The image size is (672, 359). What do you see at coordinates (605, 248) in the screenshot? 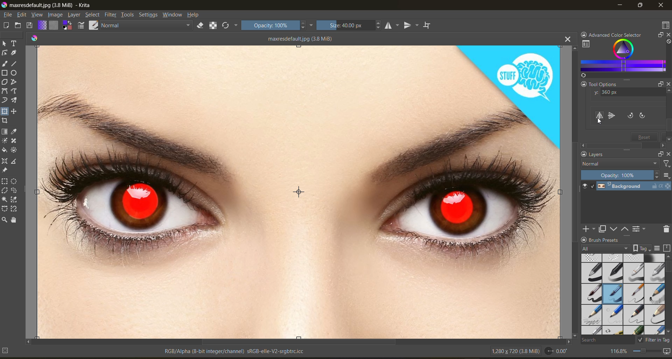
I see `tag` at bounding box center [605, 248].